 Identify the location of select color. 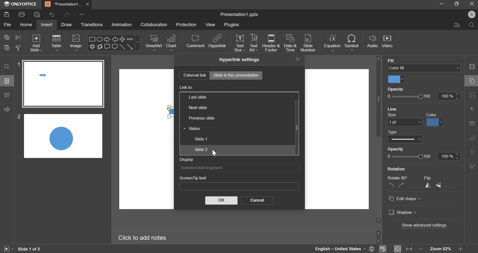
(435, 123).